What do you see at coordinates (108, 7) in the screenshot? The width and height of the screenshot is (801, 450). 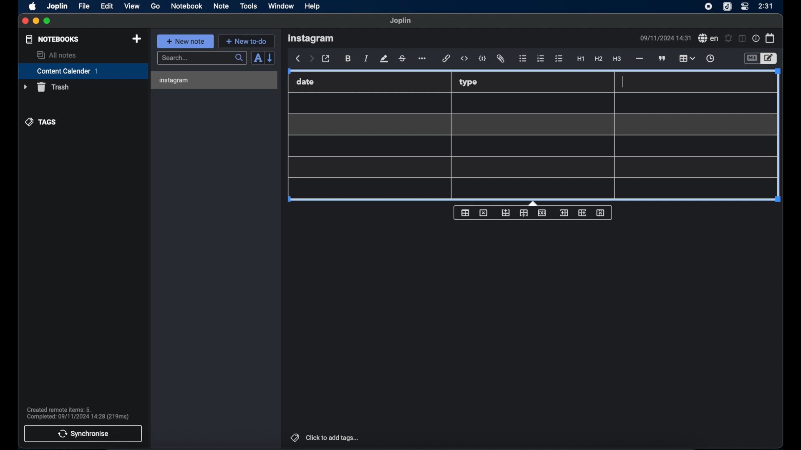 I see `edit` at bounding box center [108, 7].